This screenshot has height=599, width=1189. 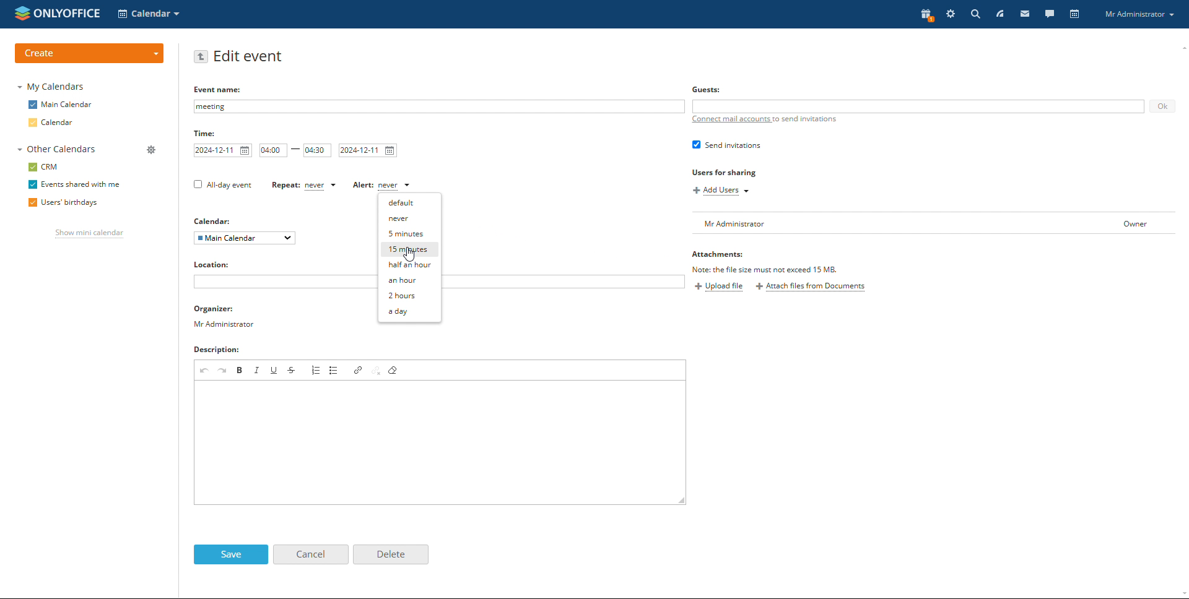 What do you see at coordinates (303, 185) in the screenshot?
I see `event repetition` at bounding box center [303, 185].